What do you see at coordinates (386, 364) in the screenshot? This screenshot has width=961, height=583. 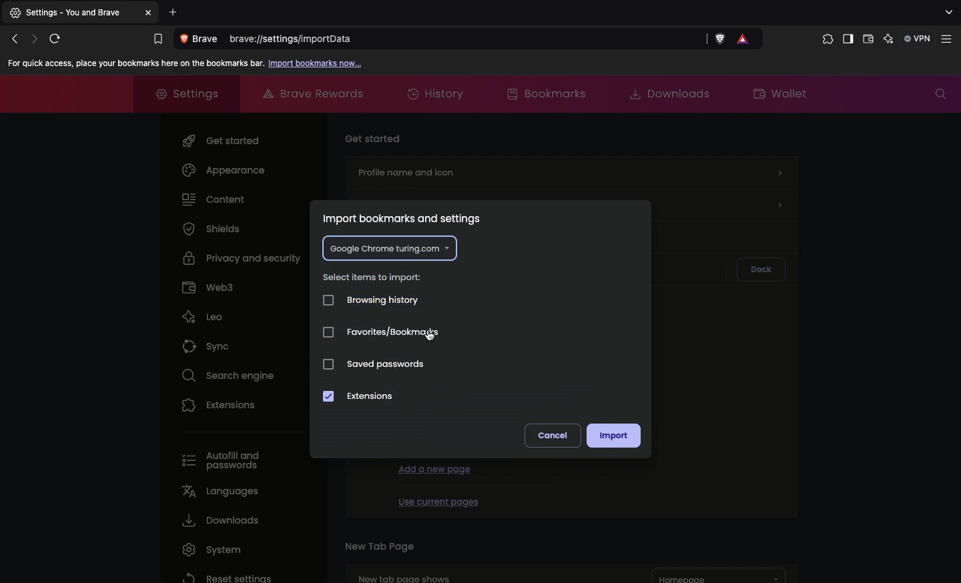 I see `Saved passwords` at bounding box center [386, 364].